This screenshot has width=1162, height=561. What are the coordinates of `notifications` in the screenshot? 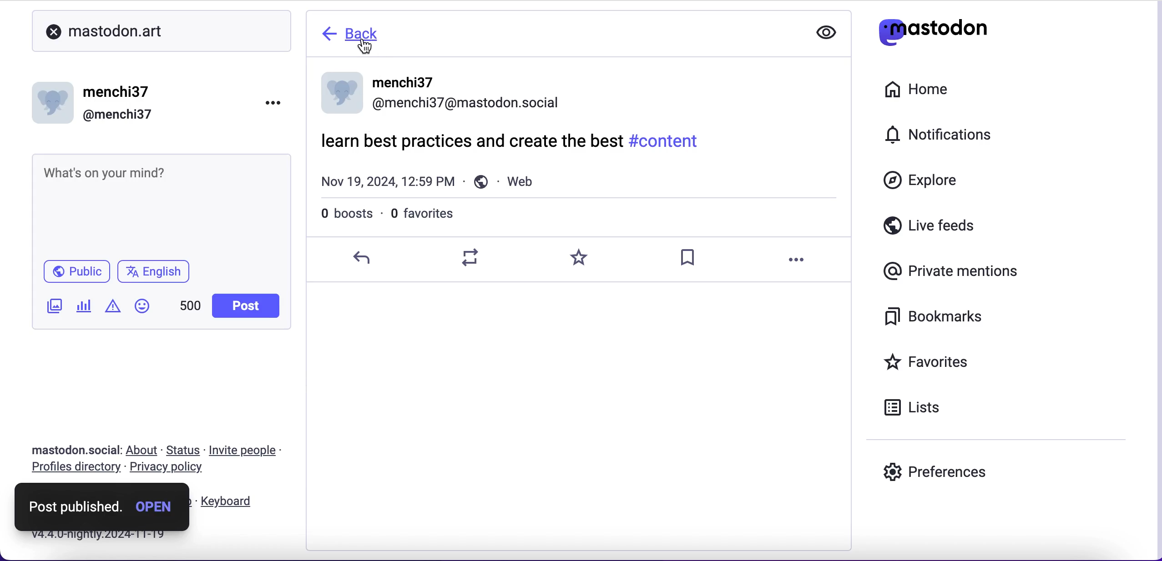 It's located at (945, 134).